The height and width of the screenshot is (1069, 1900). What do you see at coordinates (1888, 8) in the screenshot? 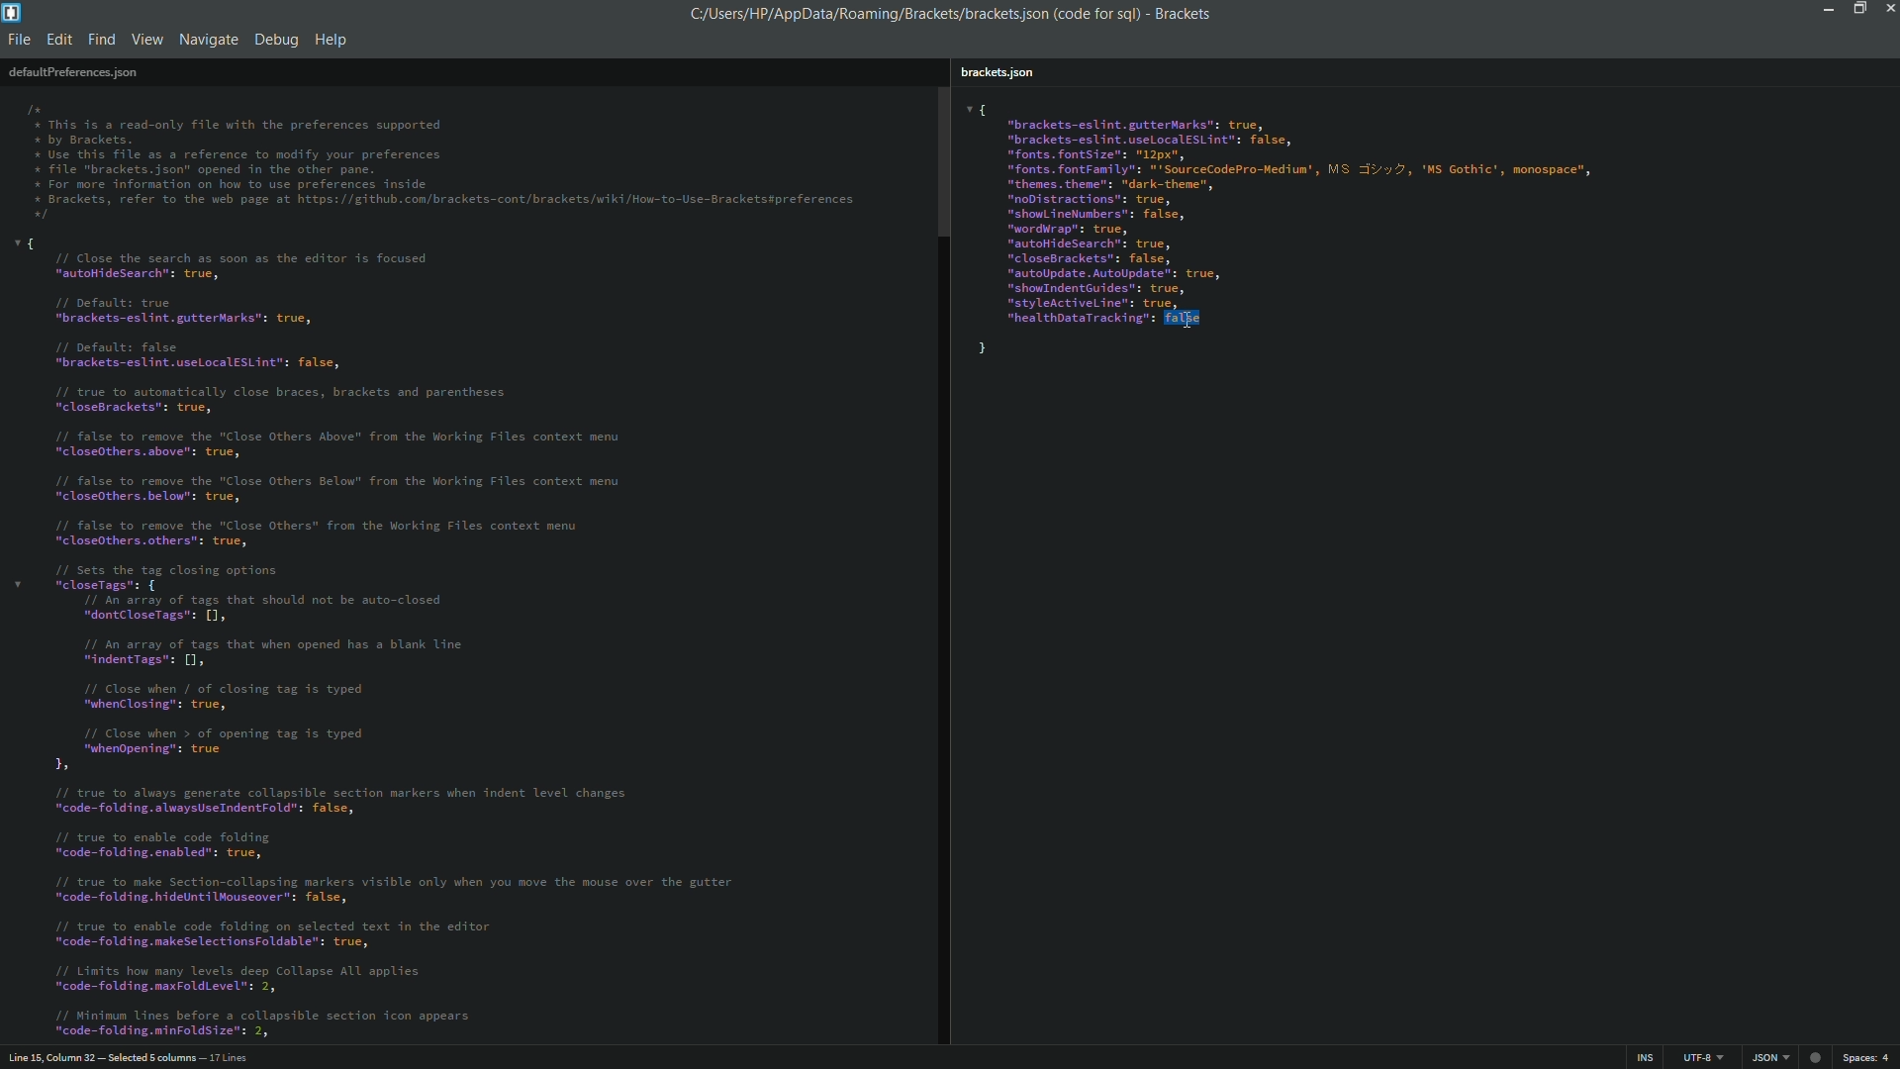
I see `Close app` at bounding box center [1888, 8].